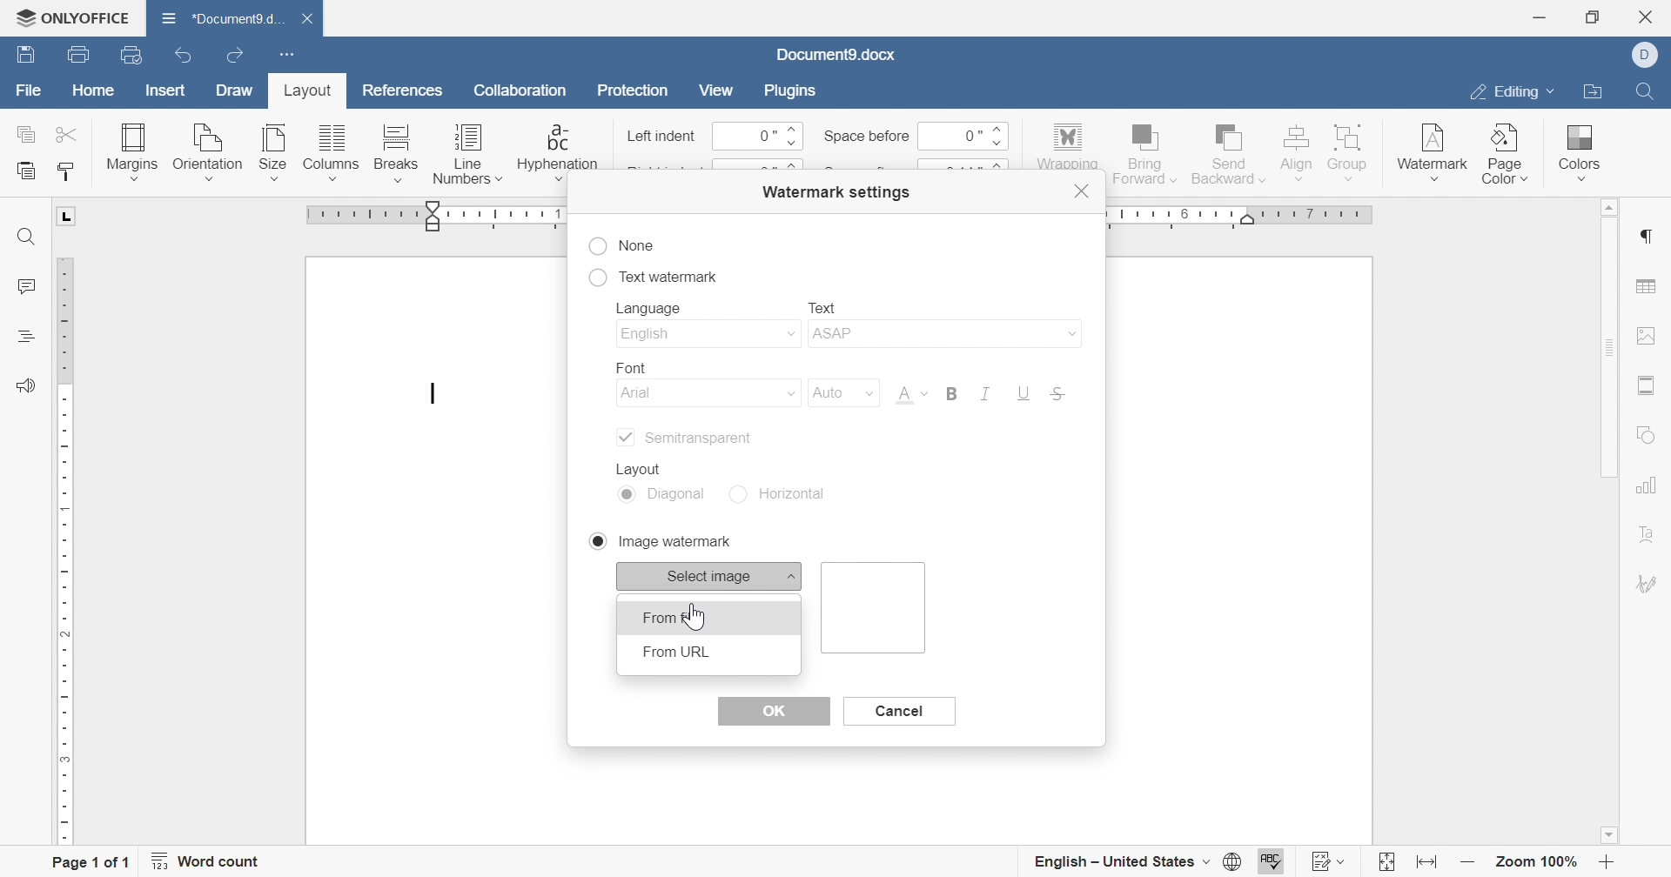 Image resolution: width=1671 pixels, height=877 pixels. I want to click on zoom in, so click(1607, 865).